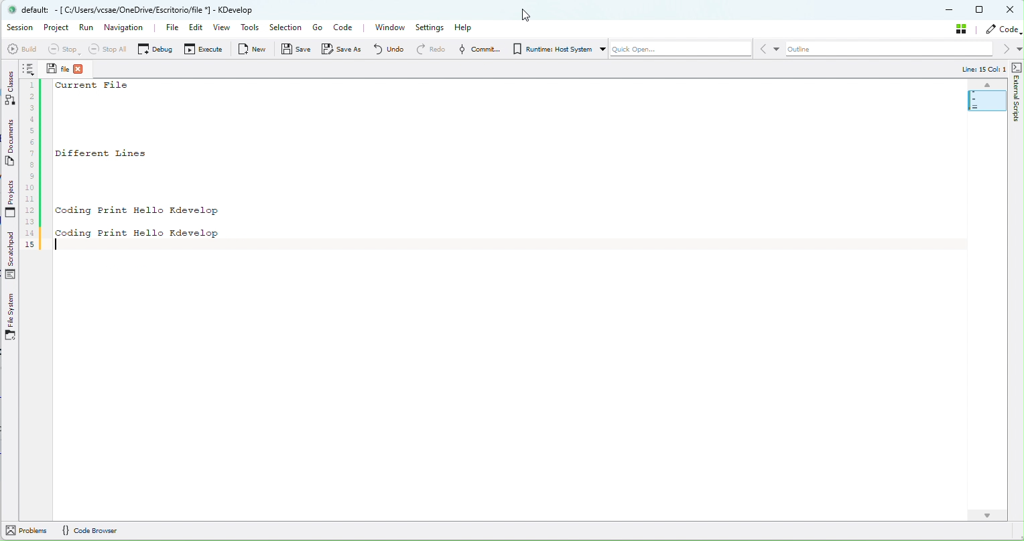 The image size is (1024, 541). I want to click on default: - [ C:/Users/vcsae/OneDrive/Escritorio/file] - KDevelop (Application details), so click(140, 9).